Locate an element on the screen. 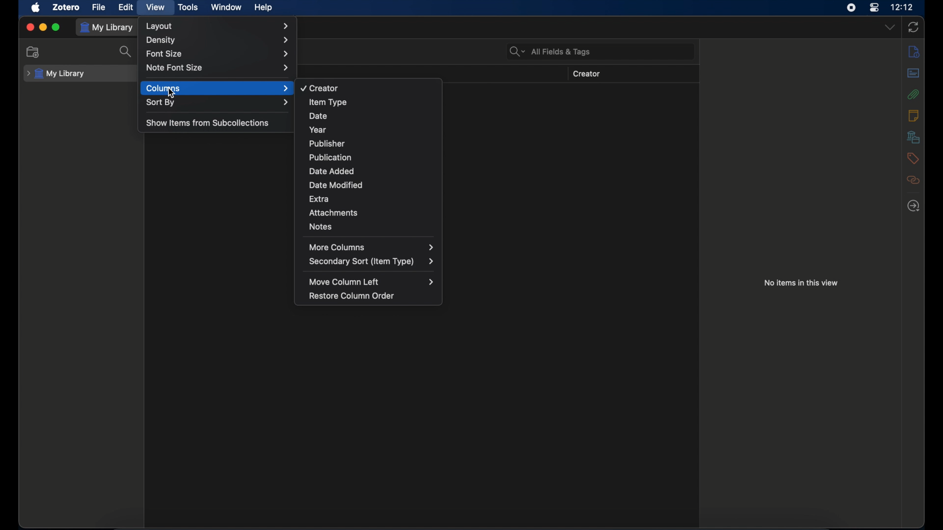 The width and height of the screenshot is (943, 530). sort by is located at coordinates (218, 102).